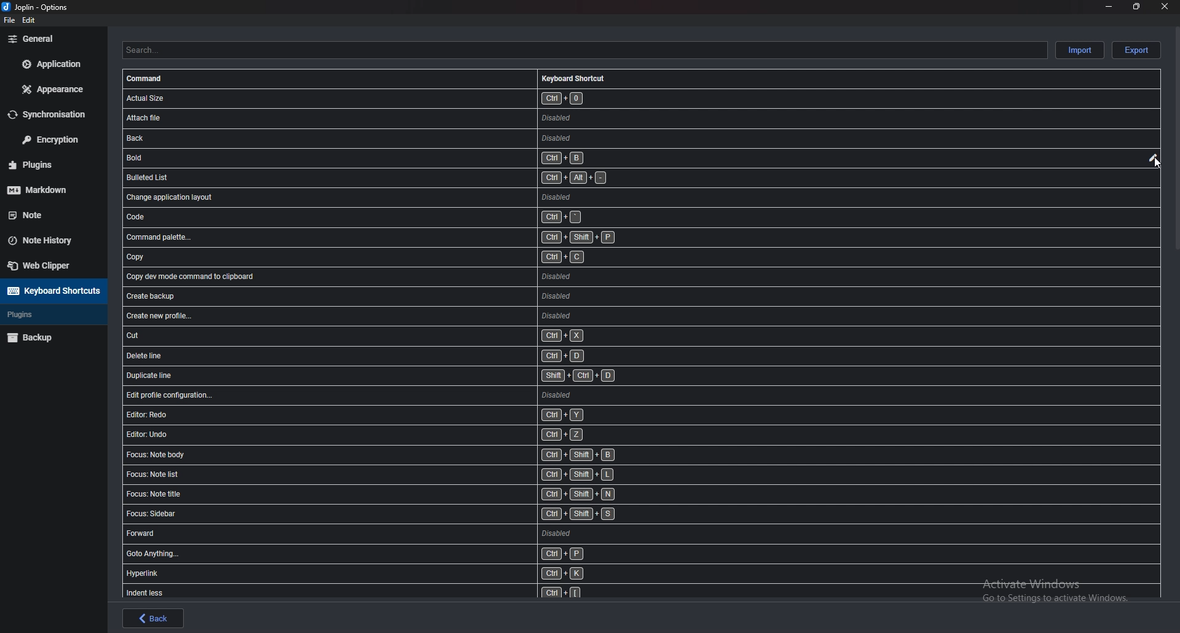  Describe the element at coordinates (399, 436) in the screenshot. I see `shortcut` at that location.